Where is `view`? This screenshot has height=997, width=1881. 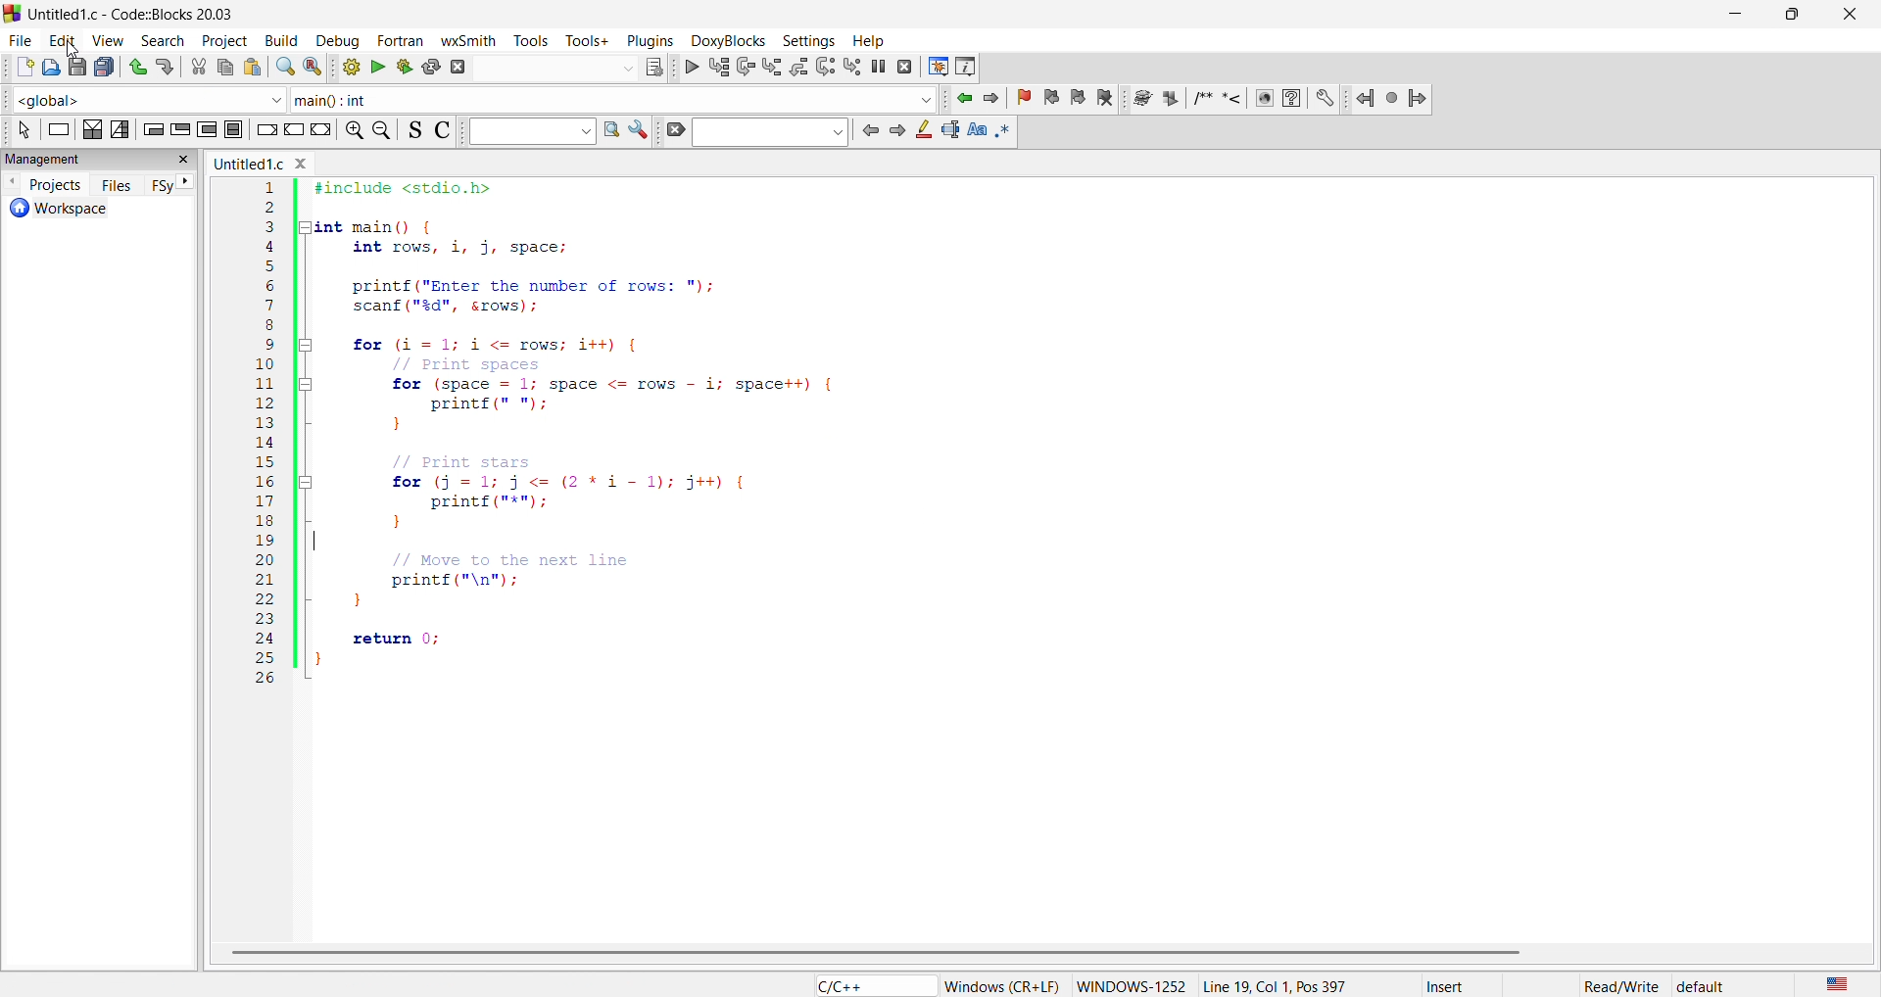
view is located at coordinates (108, 38).